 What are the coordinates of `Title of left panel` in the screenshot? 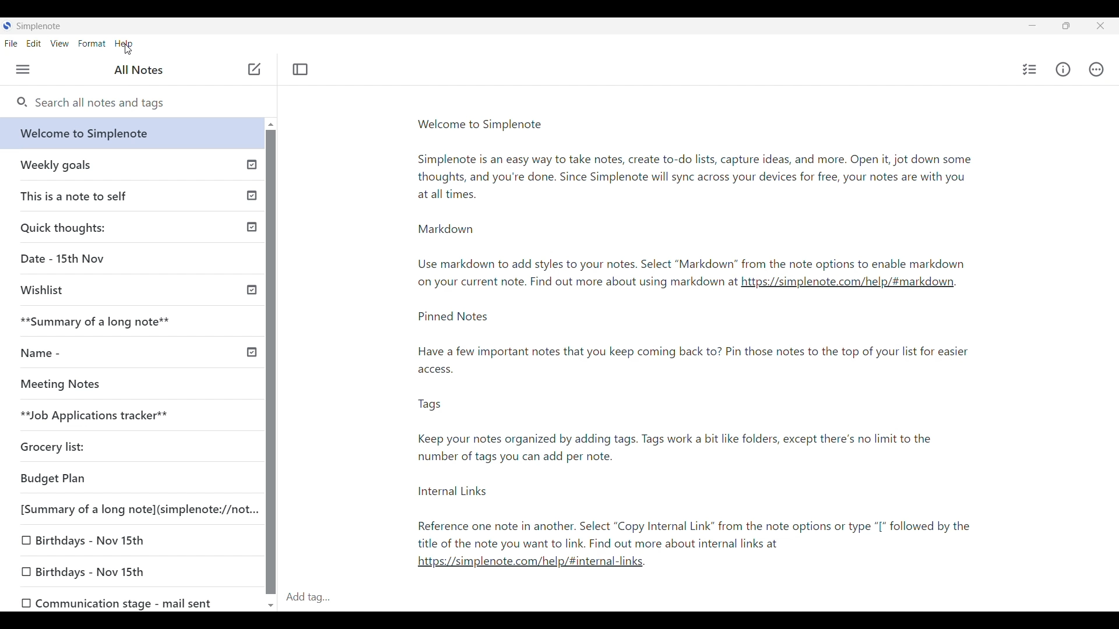 It's located at (138, 70).